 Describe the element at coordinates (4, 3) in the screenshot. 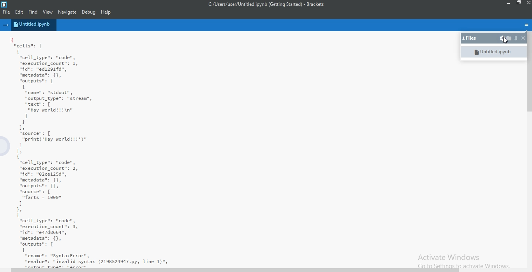

I see `logo` at that location.